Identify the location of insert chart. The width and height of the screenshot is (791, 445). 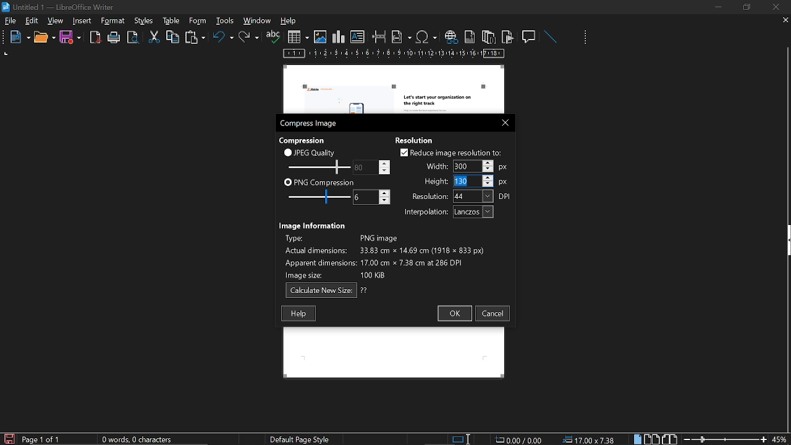
(339, 37).